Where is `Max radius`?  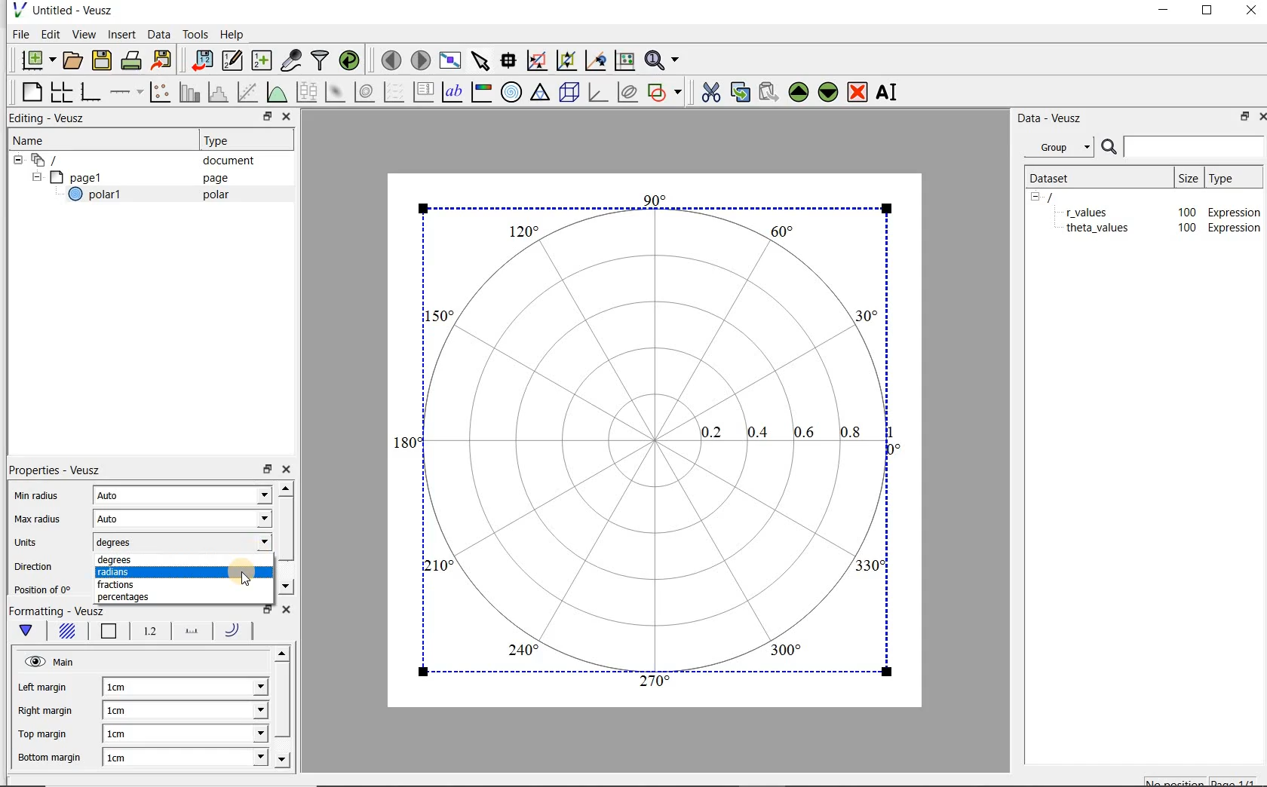
Max radius is located at coordinates (35, 518).